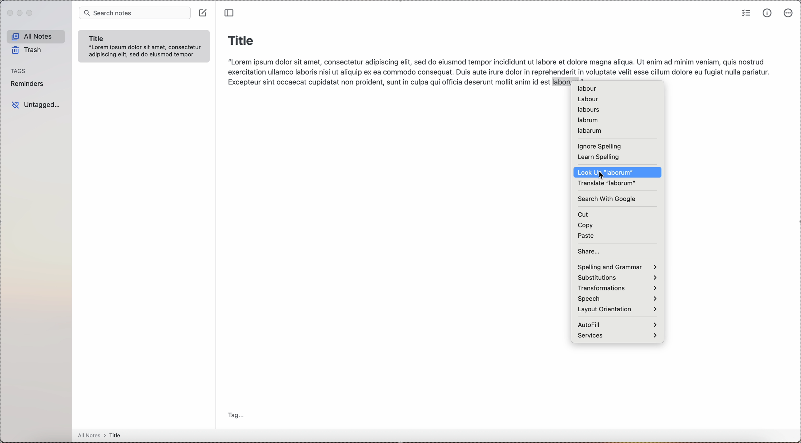 The width and height of the screenshot is (801, 443). What do you see at coordinates (592, 131) in the screenshot?
I see `labarum` at bounding box center [592, 131].